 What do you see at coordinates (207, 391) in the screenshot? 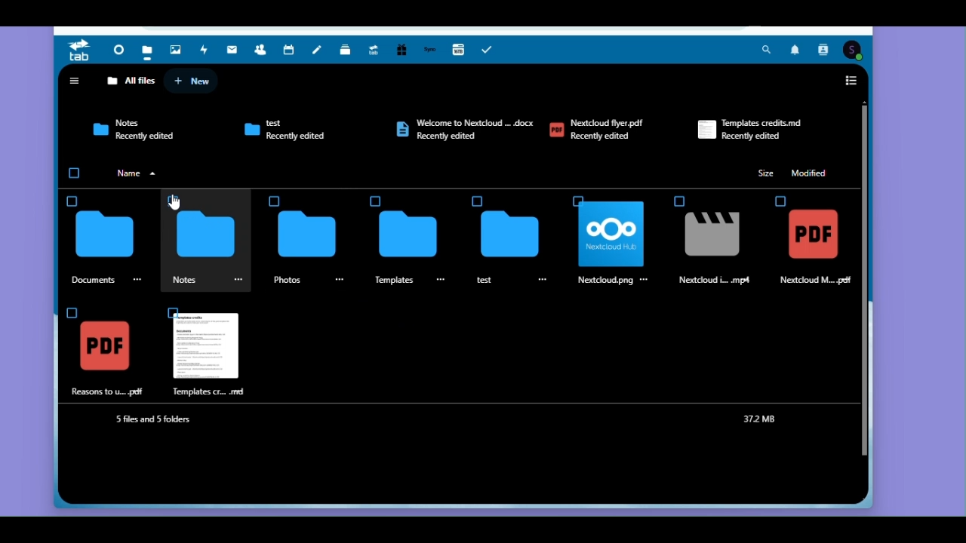
I see `Templates cr... md` at bounding box center [207, 391].